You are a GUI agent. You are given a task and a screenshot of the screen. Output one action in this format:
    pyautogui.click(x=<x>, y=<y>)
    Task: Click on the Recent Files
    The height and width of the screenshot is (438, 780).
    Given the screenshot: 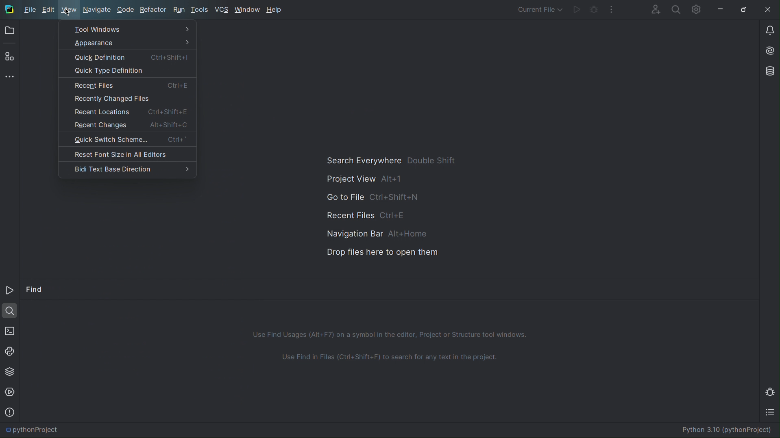 What is the action you would take?
    pyautogui.click(x=126, y=85)
    